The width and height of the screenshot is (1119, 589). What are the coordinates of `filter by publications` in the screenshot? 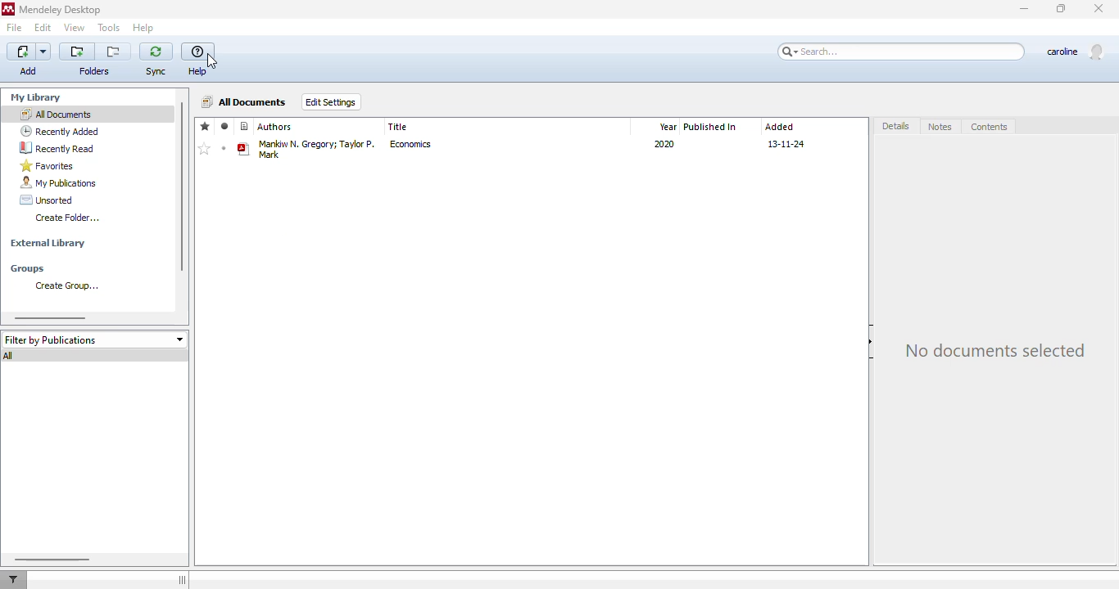 It's located at (94, 339).